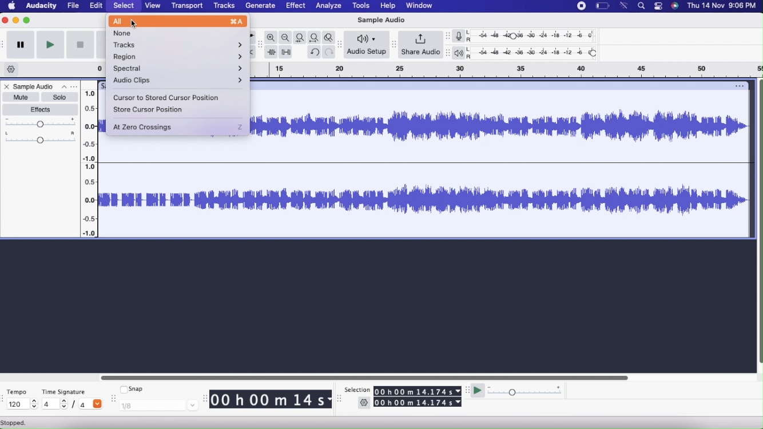 The image size is (763, 429). Describe the element at coordinates (19, 424) in the screenshot. I see `Stopped` at that location.